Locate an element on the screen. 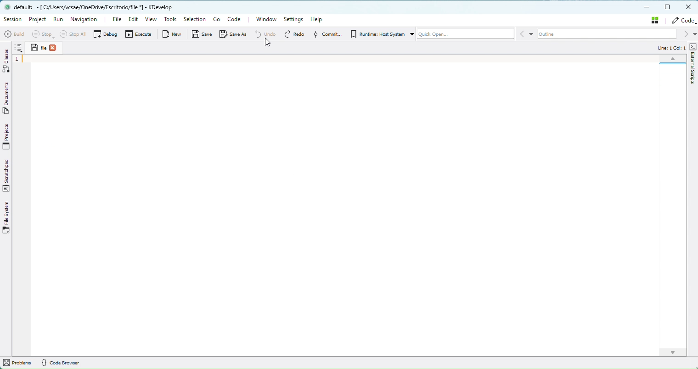 The width and height of the screenshot is (698, 369). build is located at coordinates (14, 33).